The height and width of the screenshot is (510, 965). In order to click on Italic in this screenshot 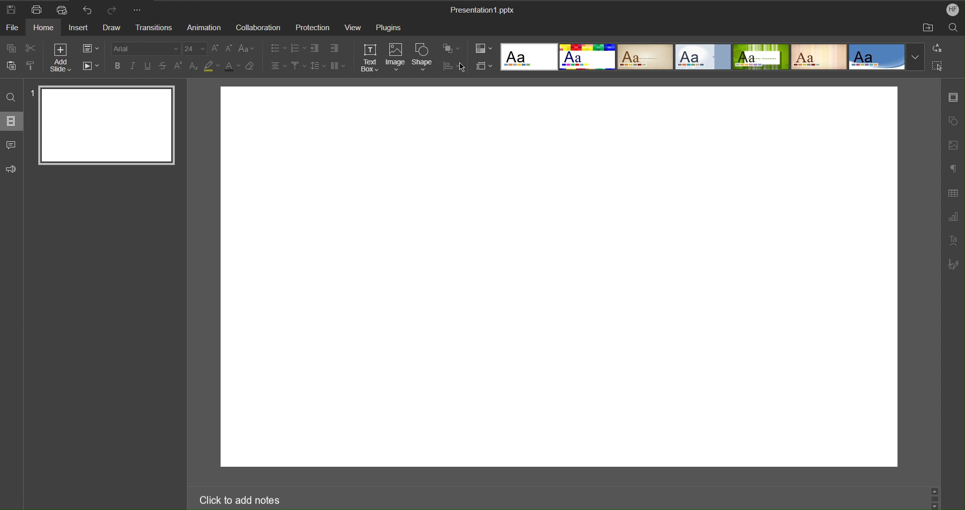, I will do `click(134, 66)`.